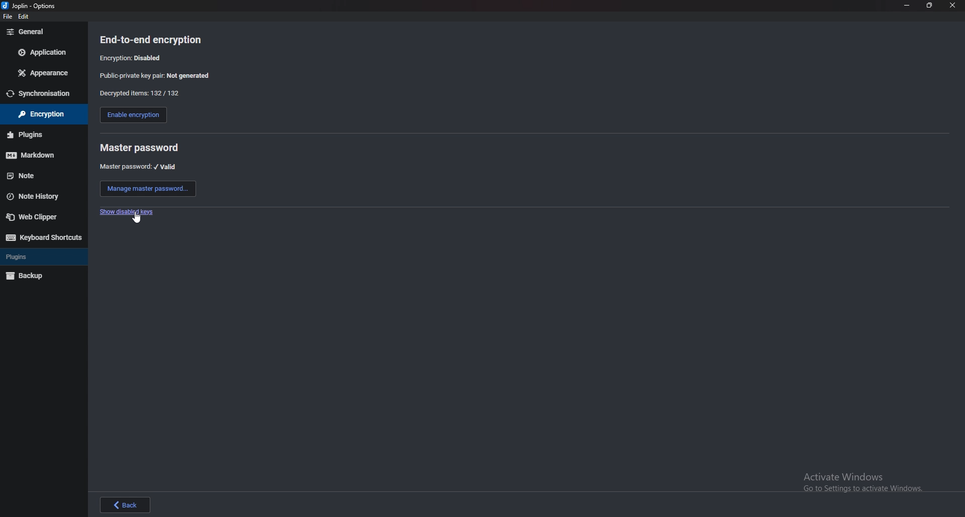 The height and width of the screenshot is (517, 965). Describe the element at coordinates (41, 175) in the screenshot. I see `note` at that location.